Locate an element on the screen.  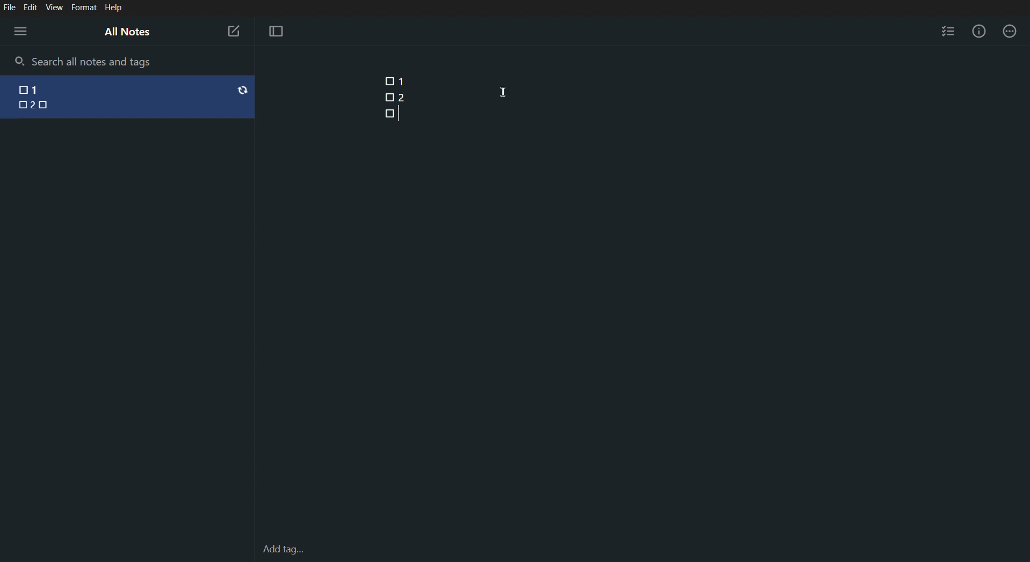
1 is located at coordinates (403, 81).